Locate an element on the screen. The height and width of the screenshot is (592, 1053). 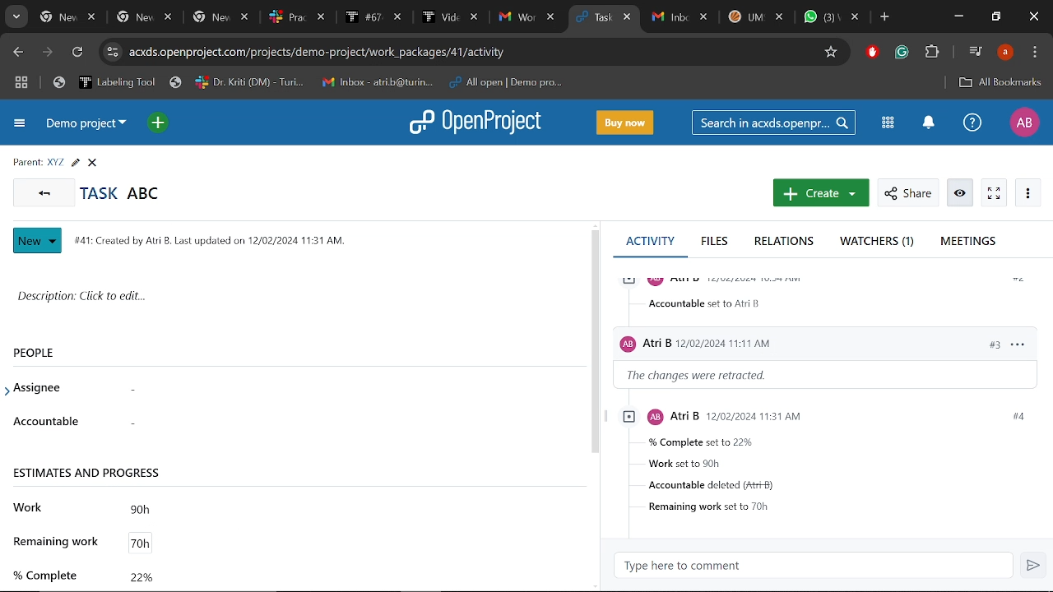
Nwe is located at coordinates (38, 241).